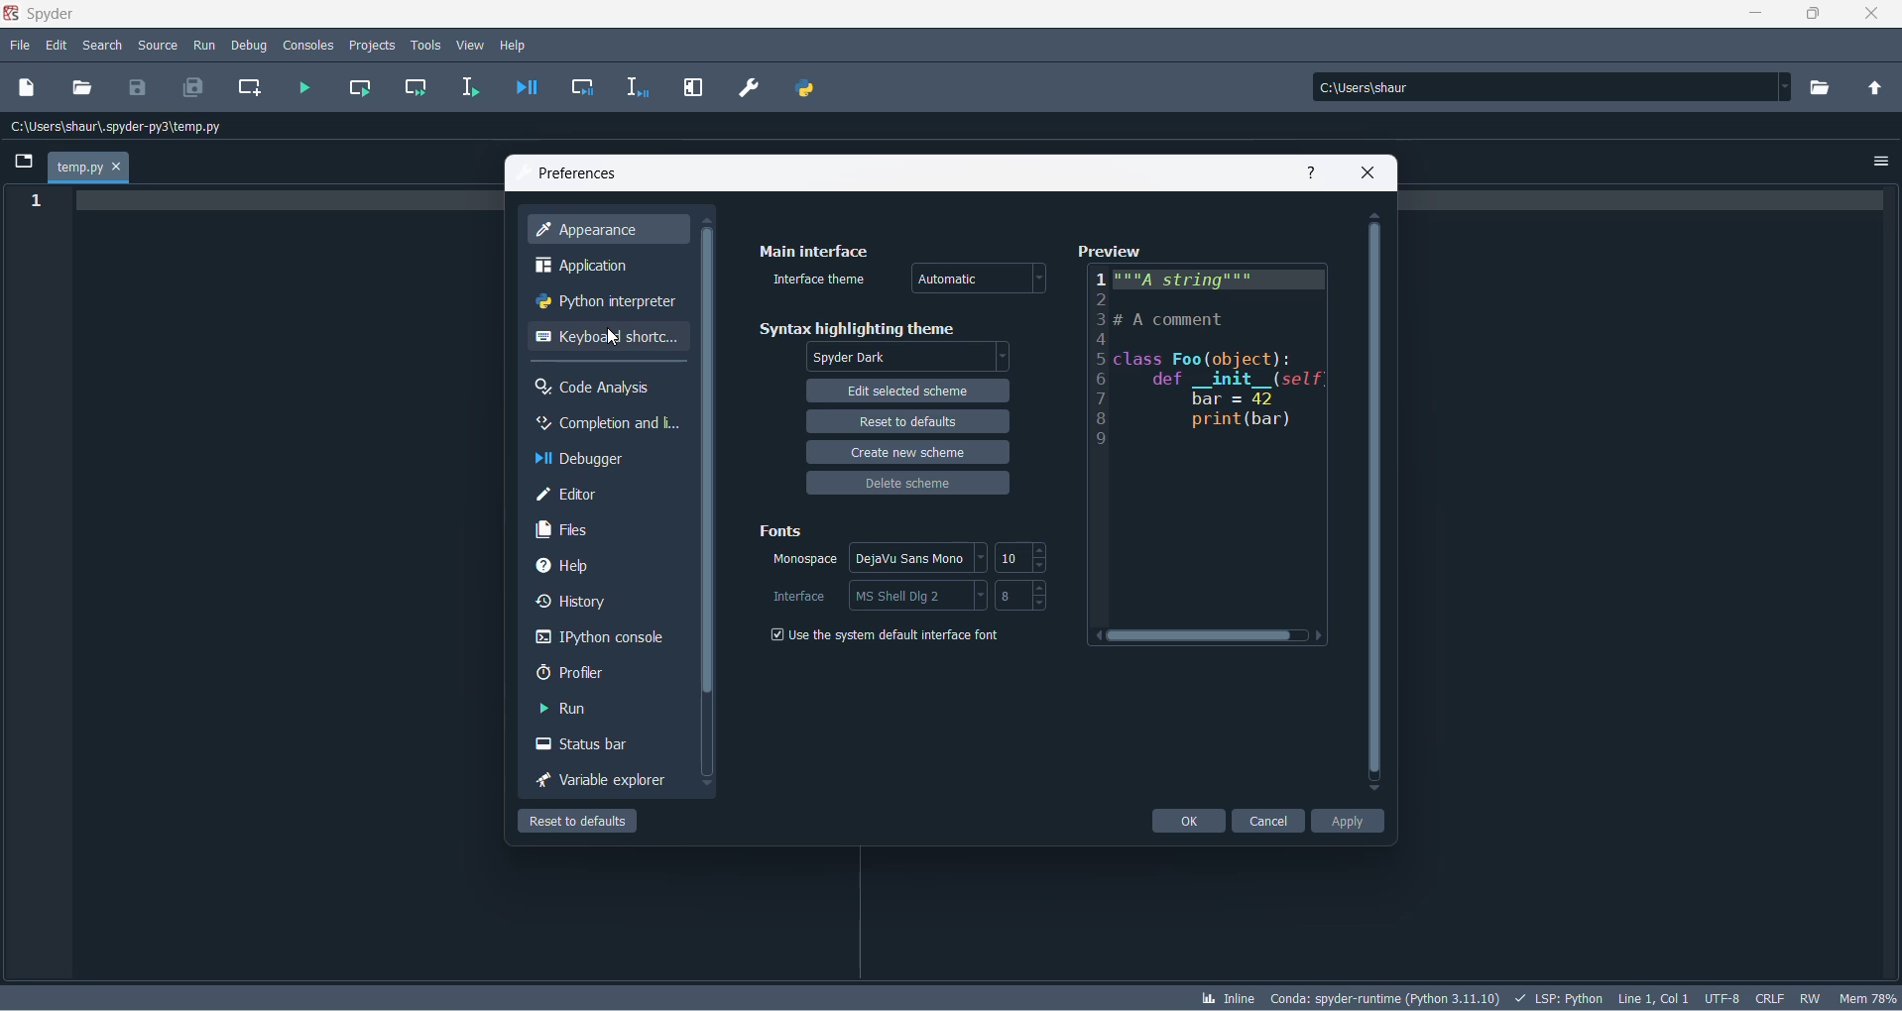 This screenshot has width=1902, height=1011. I want to click on fonts, so click(781, 530).